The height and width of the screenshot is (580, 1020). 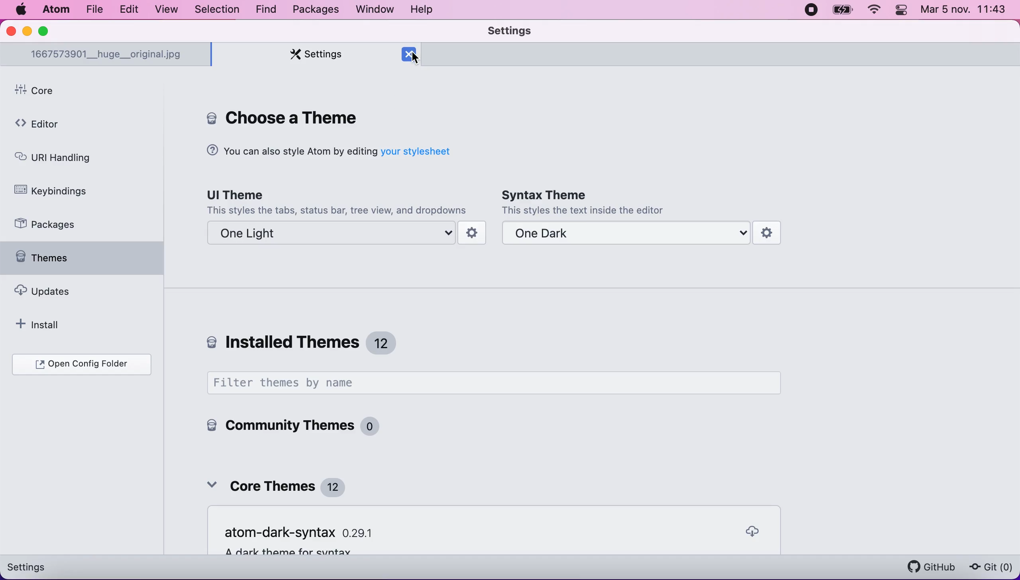 I want to click on core settings, so click(x=286, y=116).